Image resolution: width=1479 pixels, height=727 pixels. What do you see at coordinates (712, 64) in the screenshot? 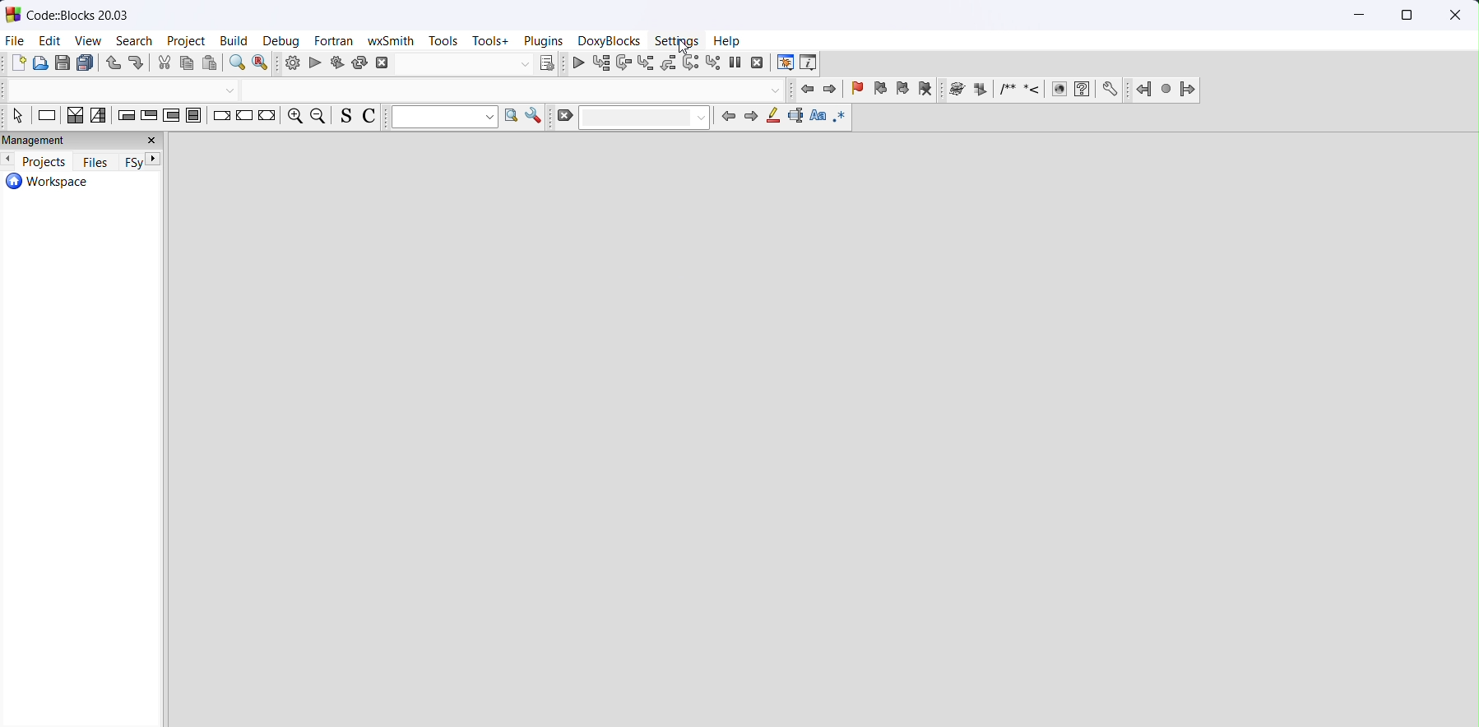
I see `step into instructions` at bounding box center [712, 64].